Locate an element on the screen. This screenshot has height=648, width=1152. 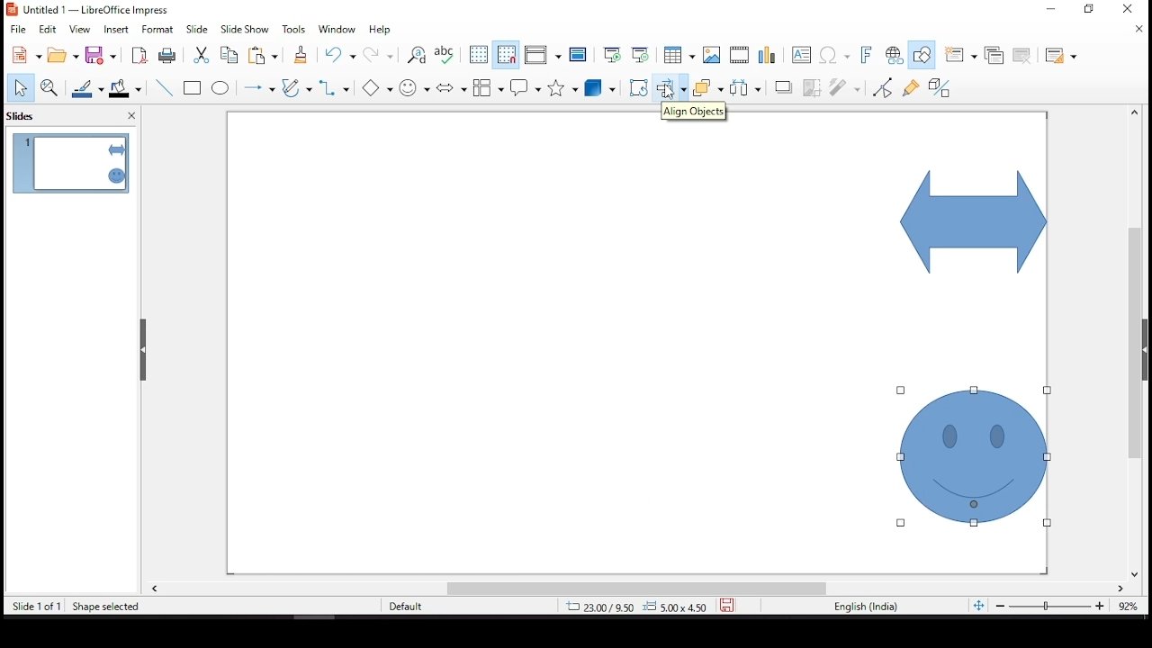
align objects is located at coordinates (697, 112).